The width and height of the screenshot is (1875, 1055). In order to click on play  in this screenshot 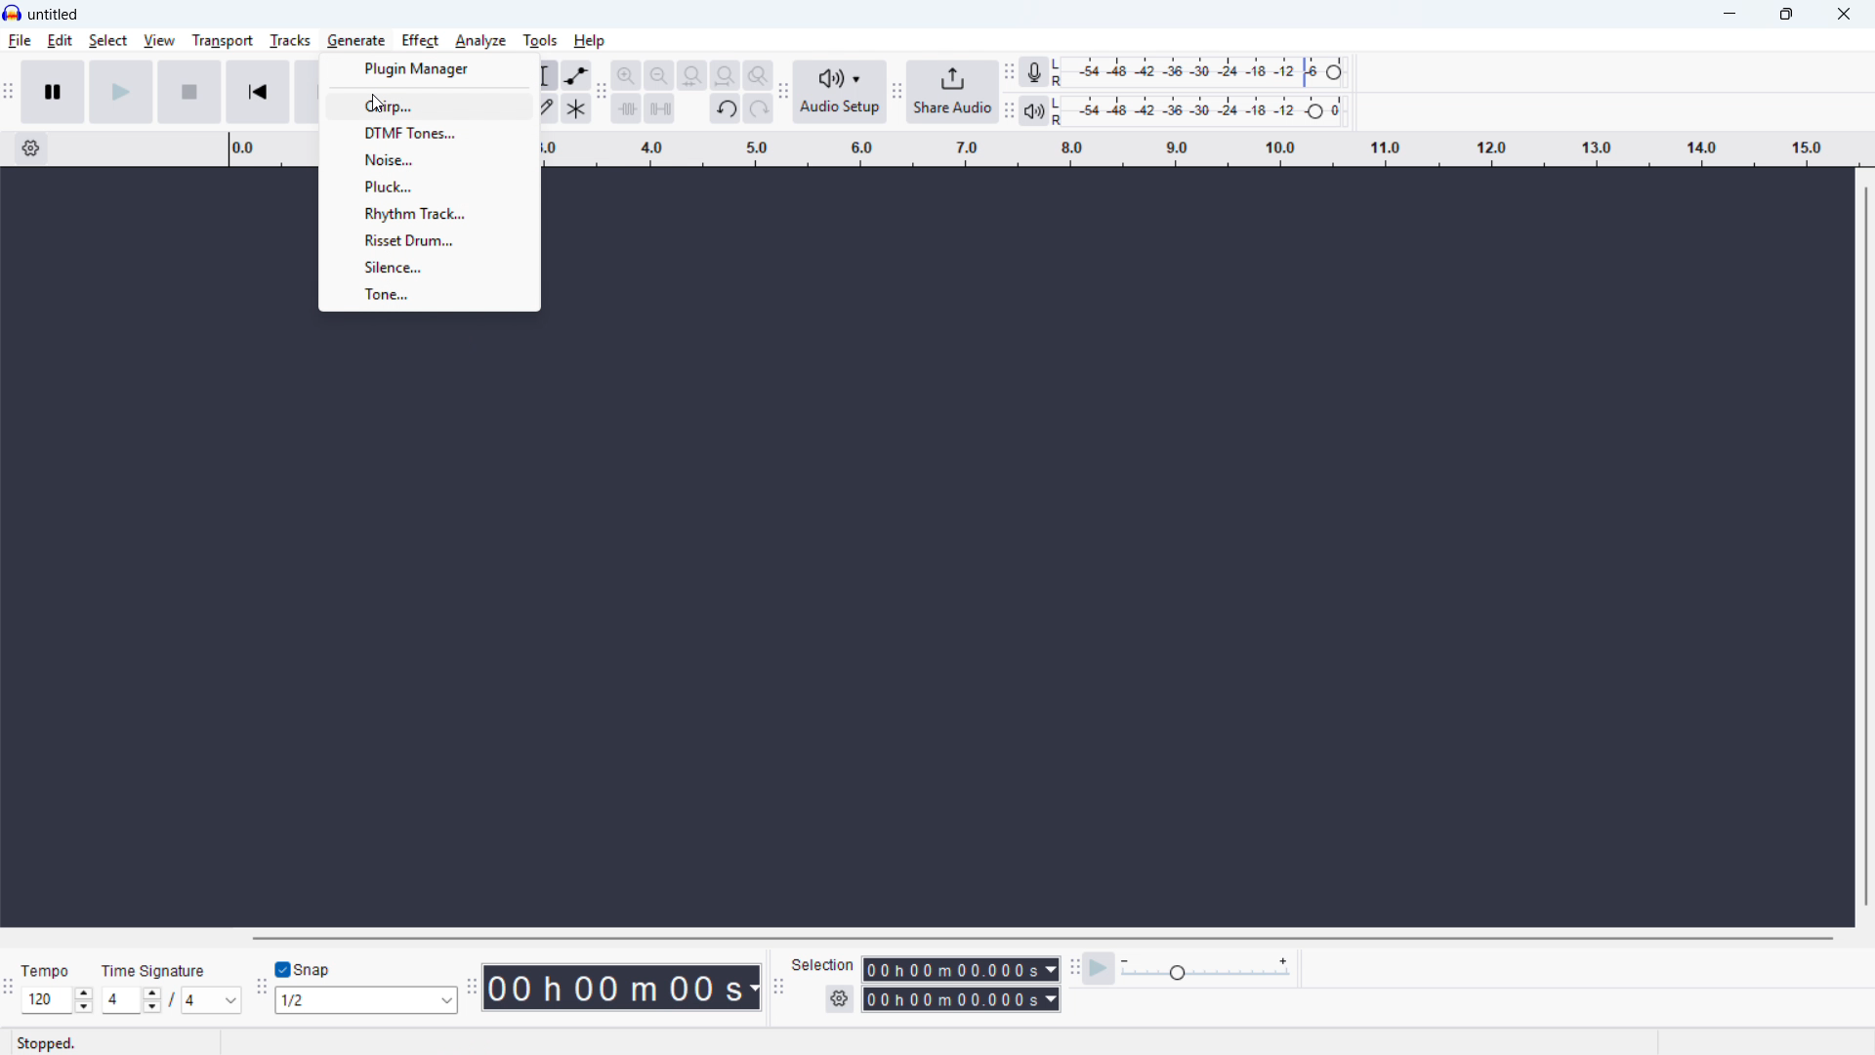, I will do `click(121, 92)`.